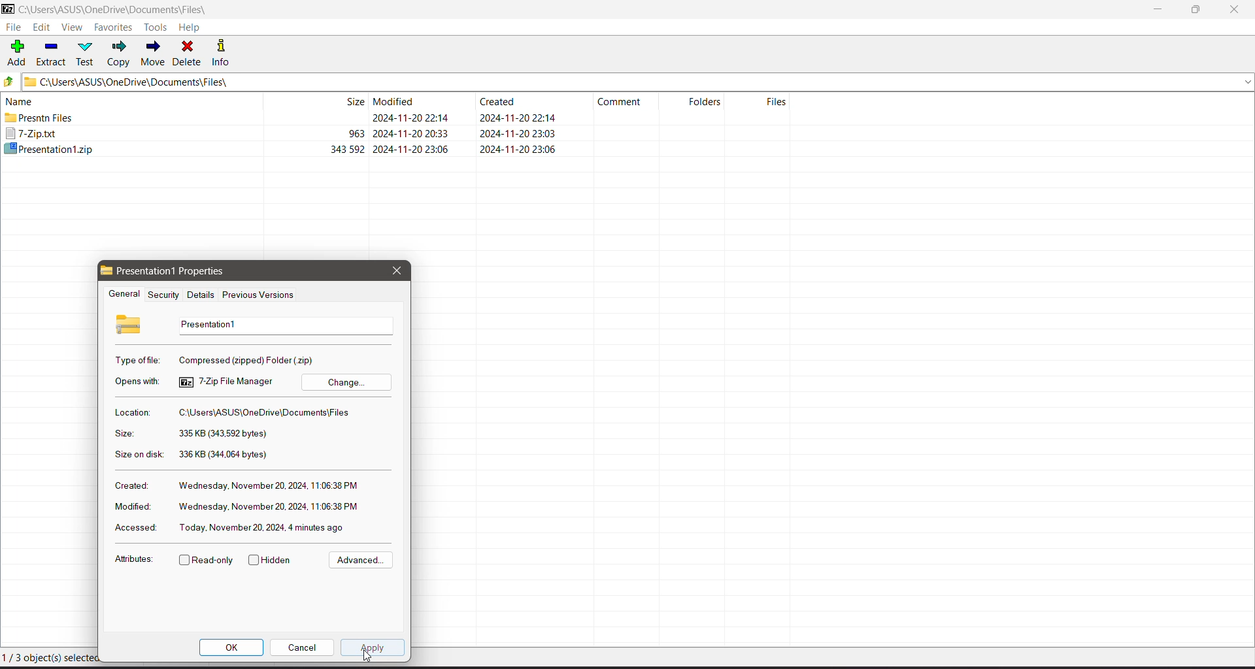  Describe the element at coordinates (133, 529) in the screenshot. I see `Accessed` at that location.